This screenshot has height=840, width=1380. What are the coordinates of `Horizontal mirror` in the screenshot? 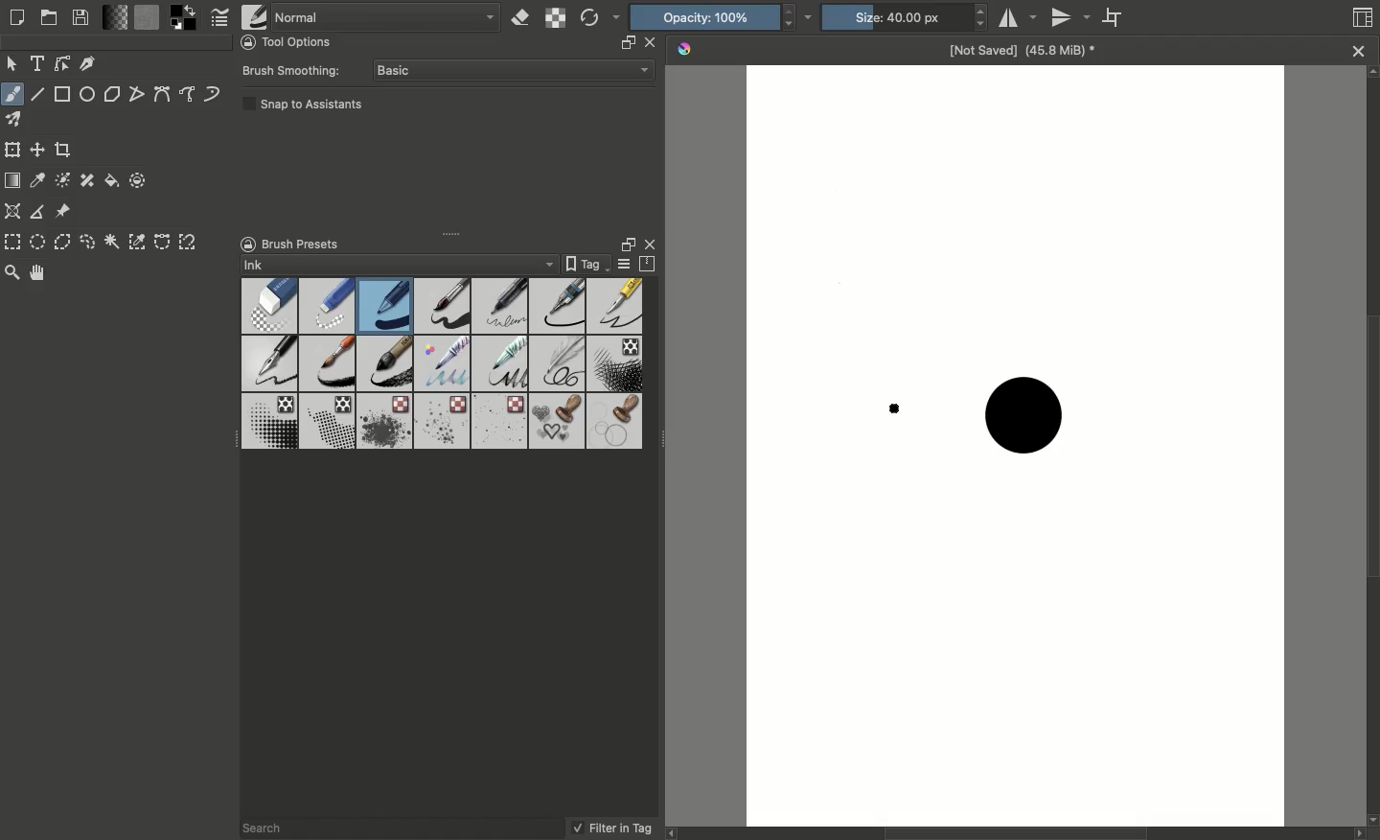 It's located at (1019, 19).